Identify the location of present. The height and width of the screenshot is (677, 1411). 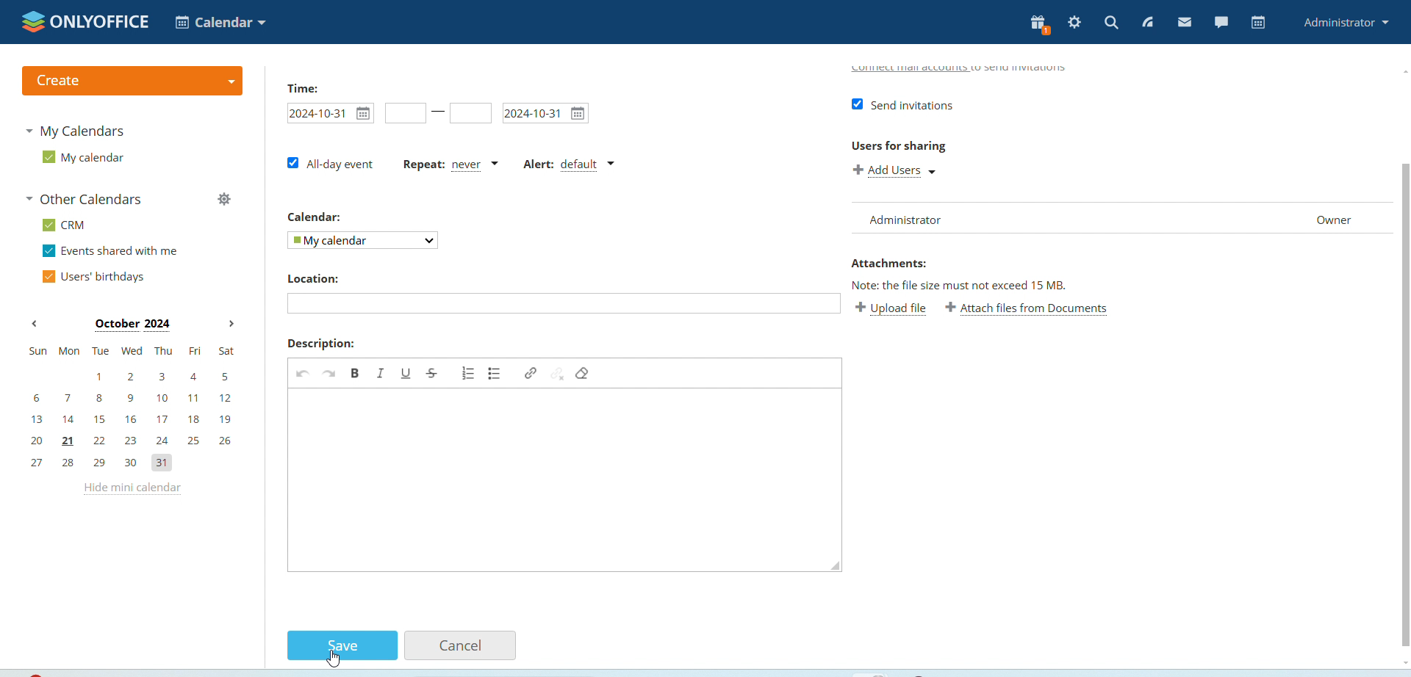
(1040, 25).